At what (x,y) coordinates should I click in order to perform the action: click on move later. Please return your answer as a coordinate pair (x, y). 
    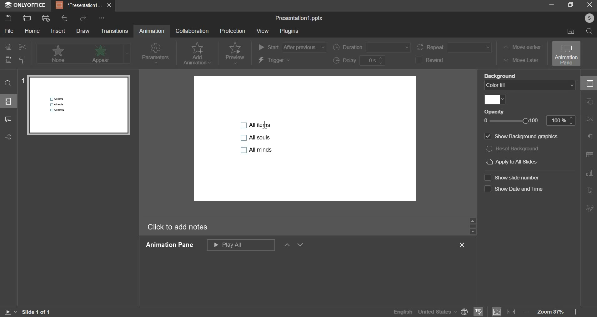
    Looking at the image, I should click on (520, 59).